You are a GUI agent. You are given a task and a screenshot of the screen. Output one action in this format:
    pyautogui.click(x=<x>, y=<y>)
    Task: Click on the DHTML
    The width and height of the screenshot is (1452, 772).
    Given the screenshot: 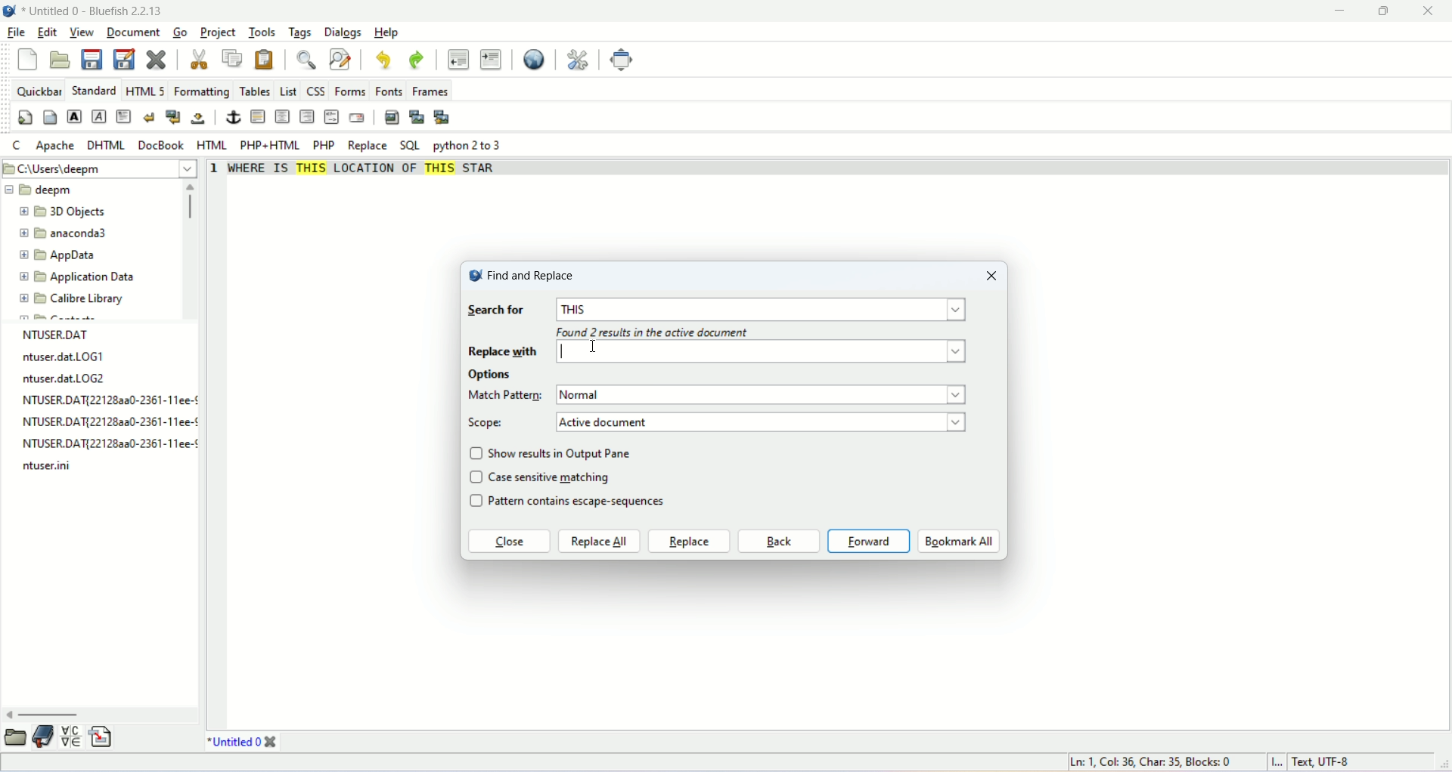 What is the action you would take?
    pyautogui.click(x=104, y=145)
    